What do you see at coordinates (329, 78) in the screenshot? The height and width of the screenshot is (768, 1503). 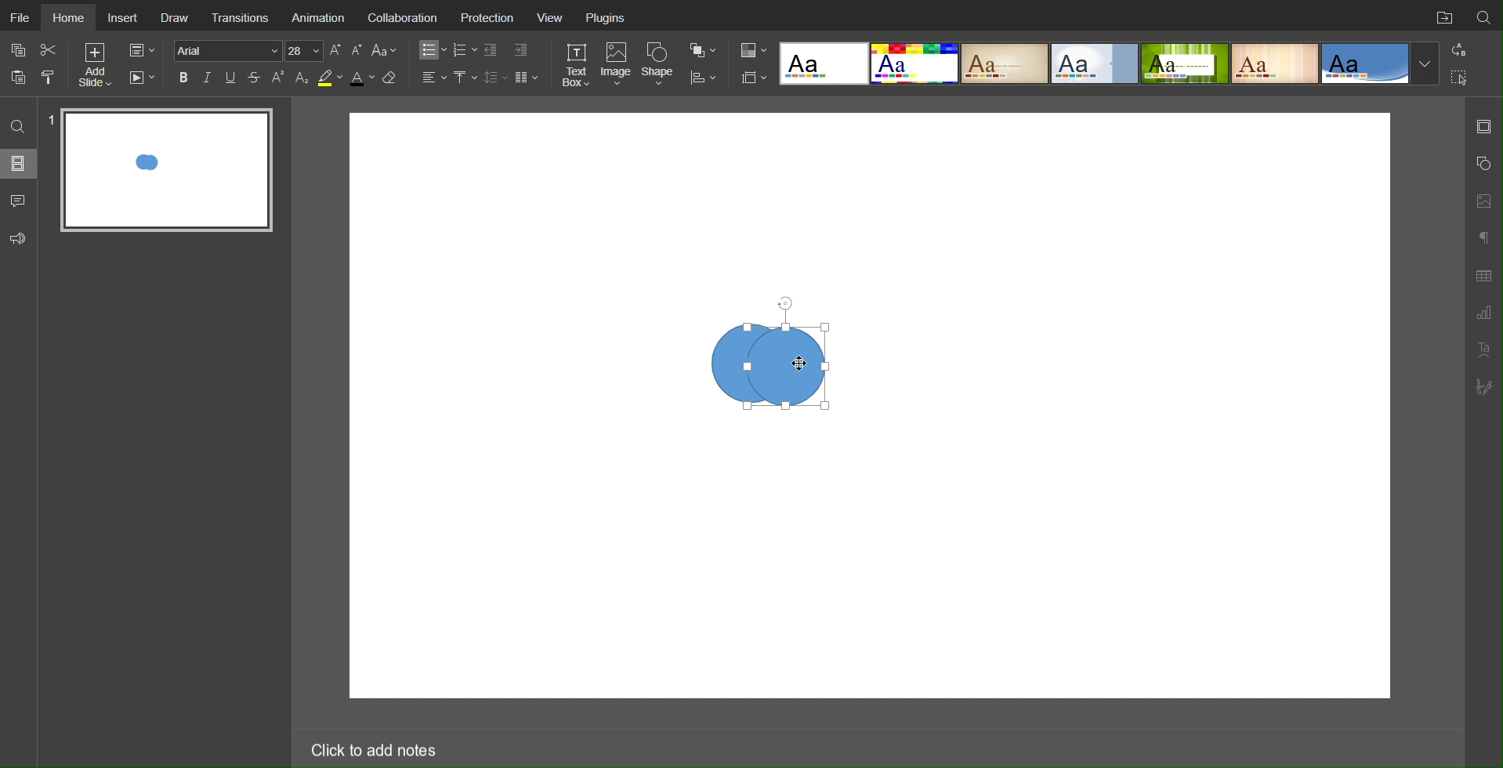 I see `Highlight` at bounding box center [329, 78].